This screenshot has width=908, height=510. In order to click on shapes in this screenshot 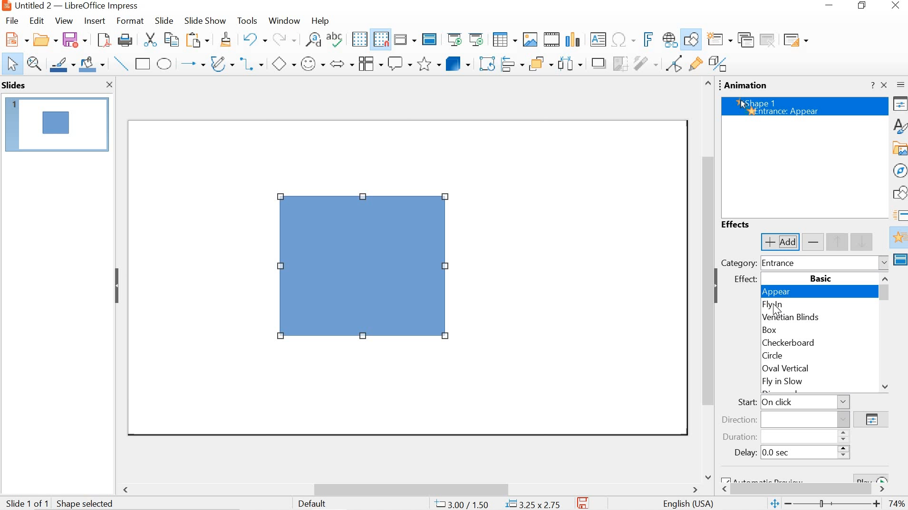, I will do `click(899, 194)`.